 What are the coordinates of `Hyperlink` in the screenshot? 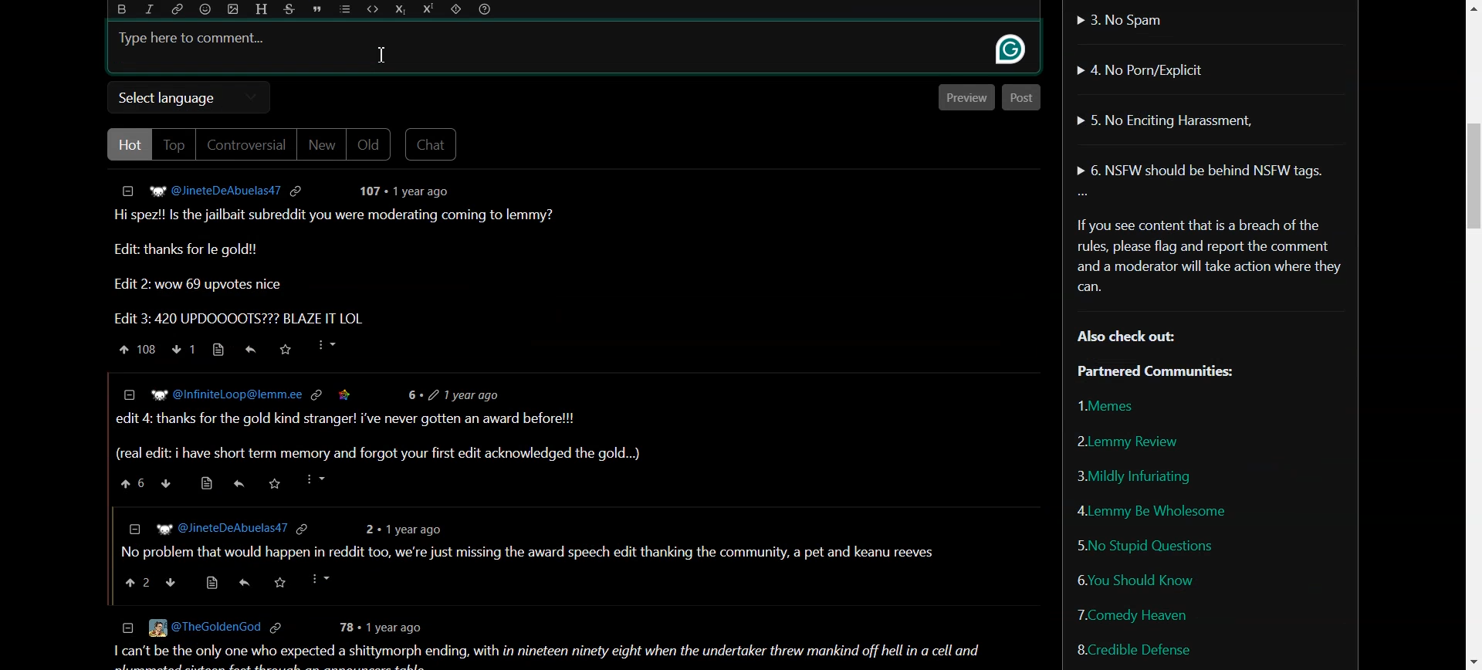 It's located at (178, 9).